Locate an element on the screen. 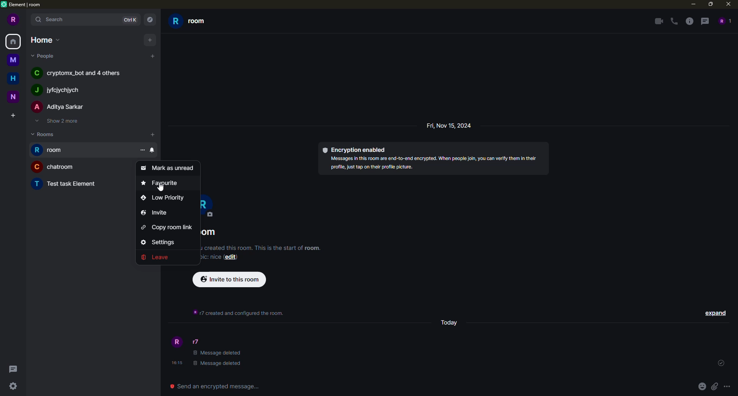 The image size is (738, 396). mark as unread is located at coordinates (167, 168).